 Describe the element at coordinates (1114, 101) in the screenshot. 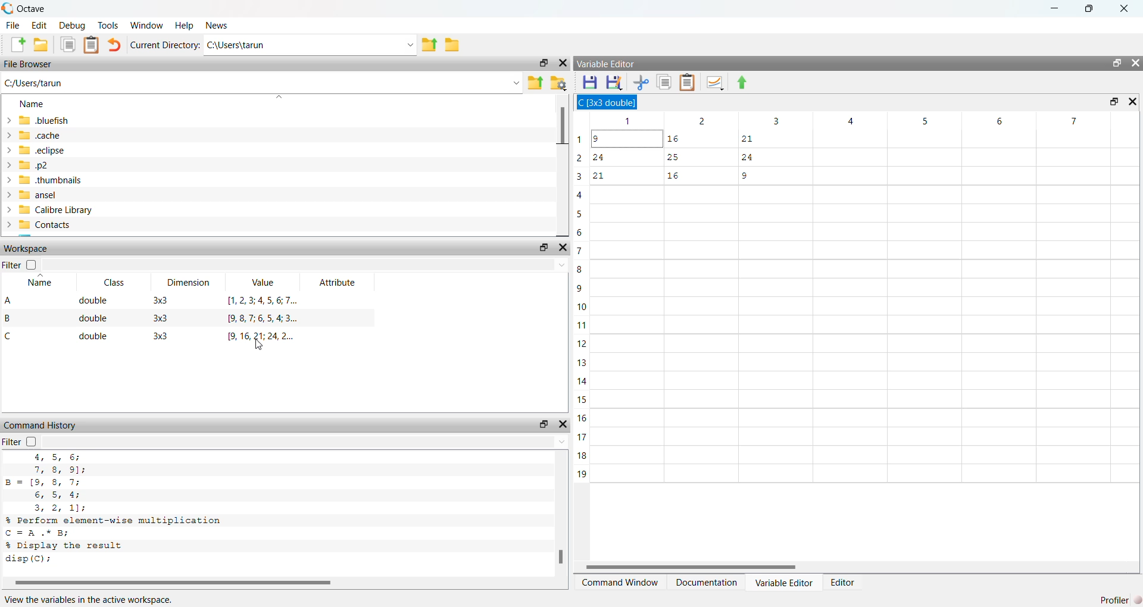

I see `Restore Down` at that location.